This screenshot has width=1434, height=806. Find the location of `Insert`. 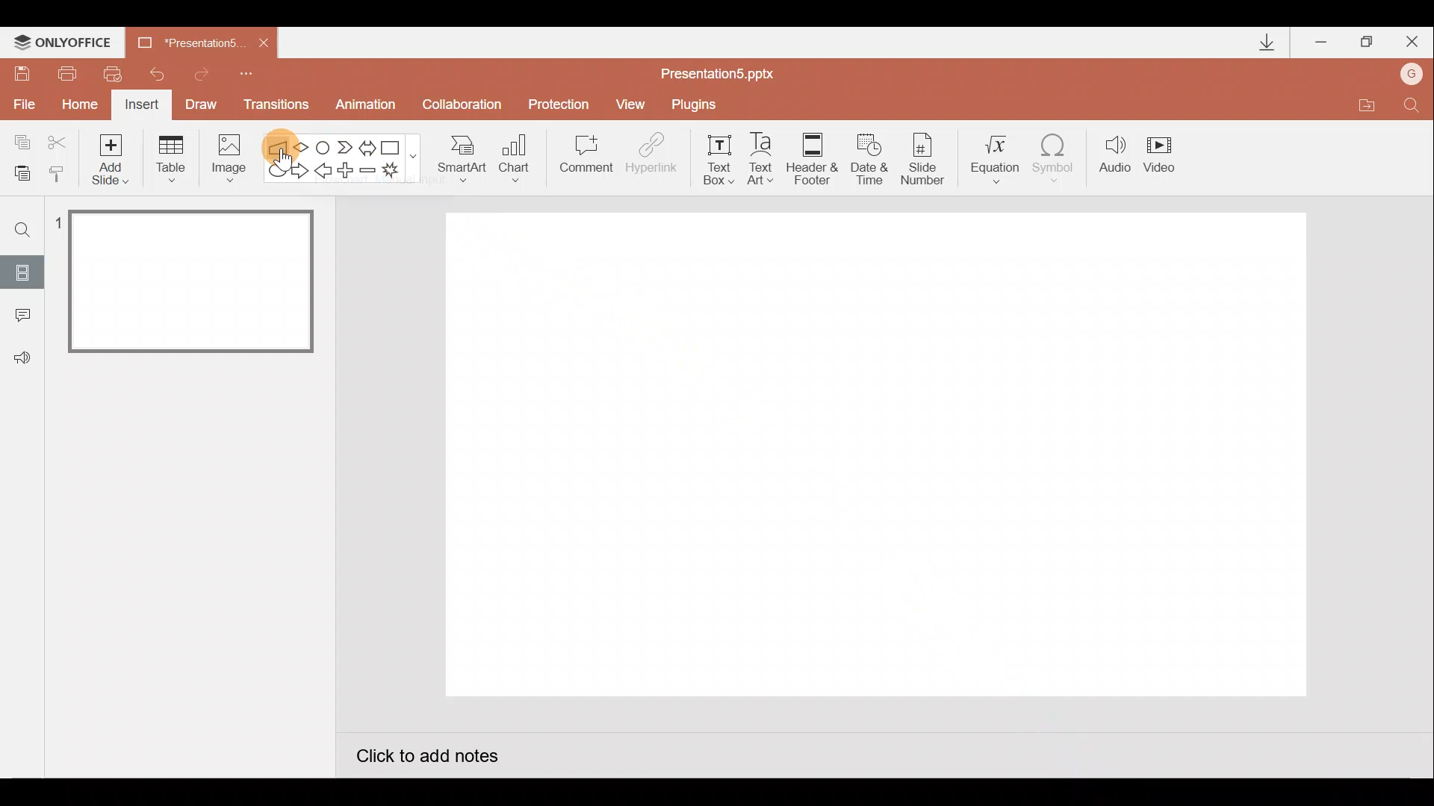

Insert is located at coordinates (140, 107).